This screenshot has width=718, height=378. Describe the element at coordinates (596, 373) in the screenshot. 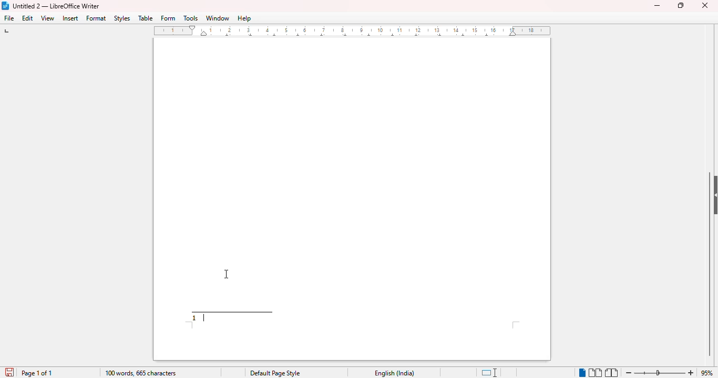

I see `multi-page view` at that location.